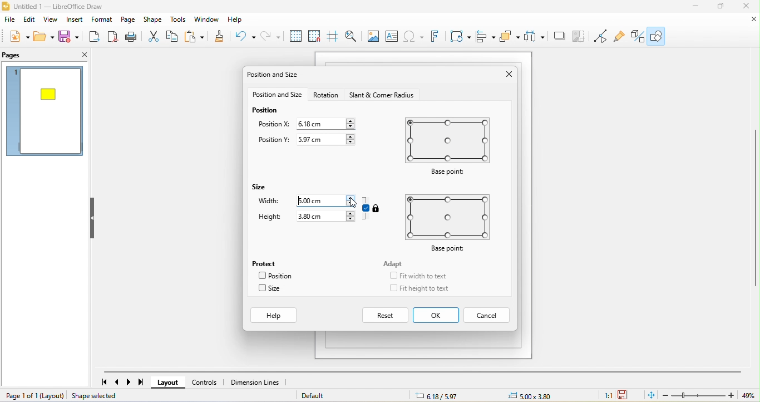  I want to click on shape, so click(152, 21).